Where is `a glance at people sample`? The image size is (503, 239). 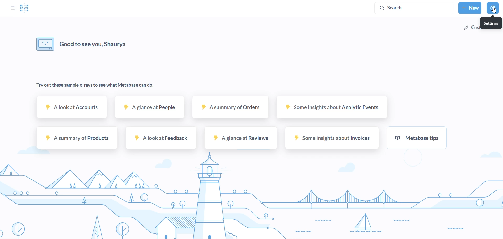
a glance at people sample is located at coordinates (149, 110).